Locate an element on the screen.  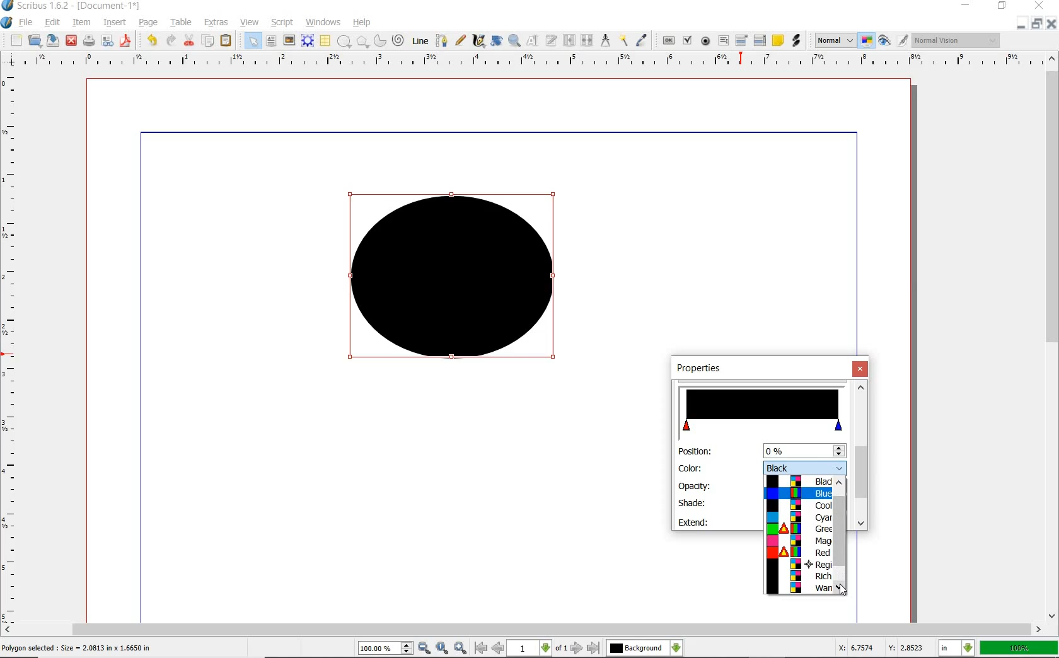
SYSTEM NAME is located at coordinates (72, 6).